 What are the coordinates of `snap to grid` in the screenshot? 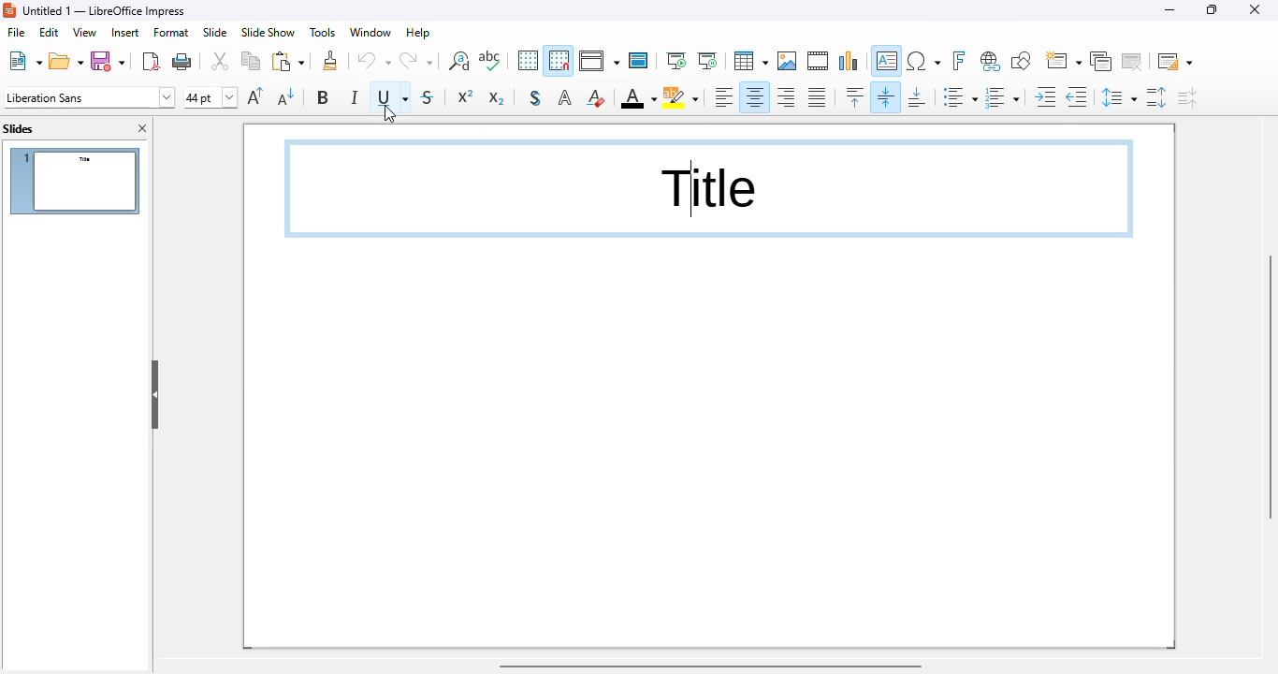 It's located at (559, 60).